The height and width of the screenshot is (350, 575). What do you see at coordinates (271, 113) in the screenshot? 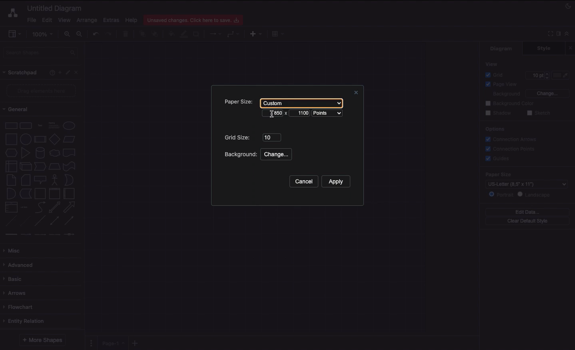
I see `Cursor` at bounding box center [271, 113].